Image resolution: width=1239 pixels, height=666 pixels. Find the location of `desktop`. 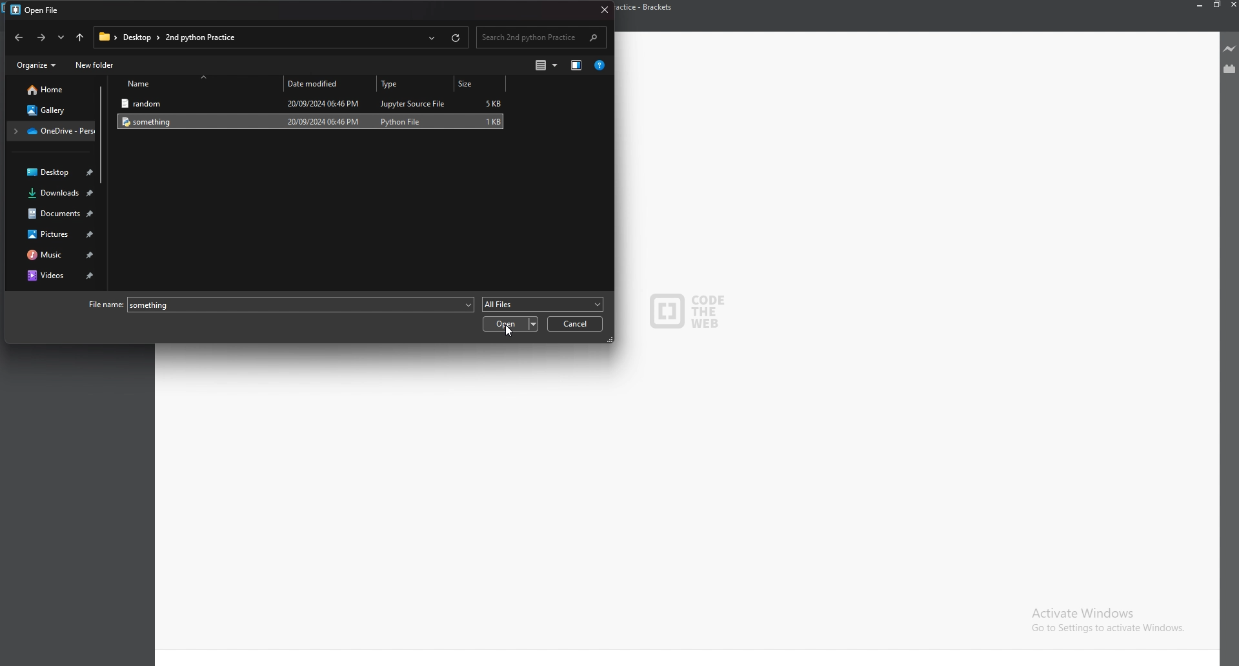

desktop is located at coordinates (52, 172).